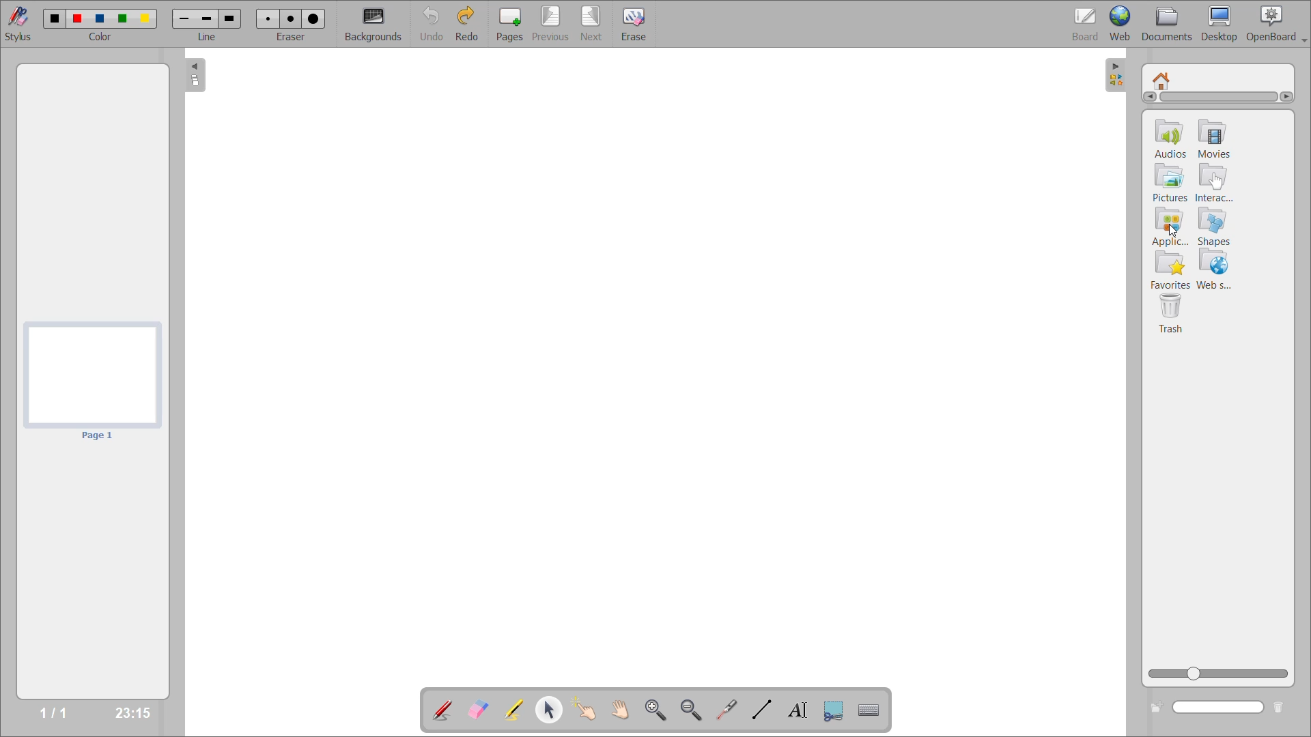  Describe the element at coordinates (433, 23) in the screenshot. I see `undo` at that location.